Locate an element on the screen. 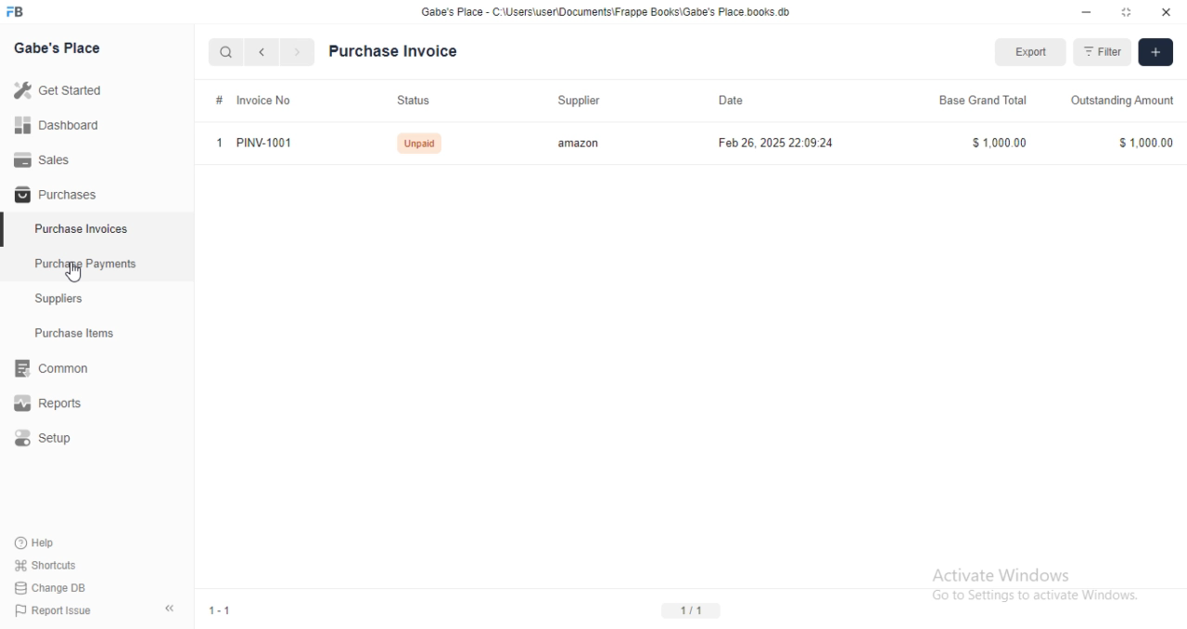   is located at coordinates (217, 100).